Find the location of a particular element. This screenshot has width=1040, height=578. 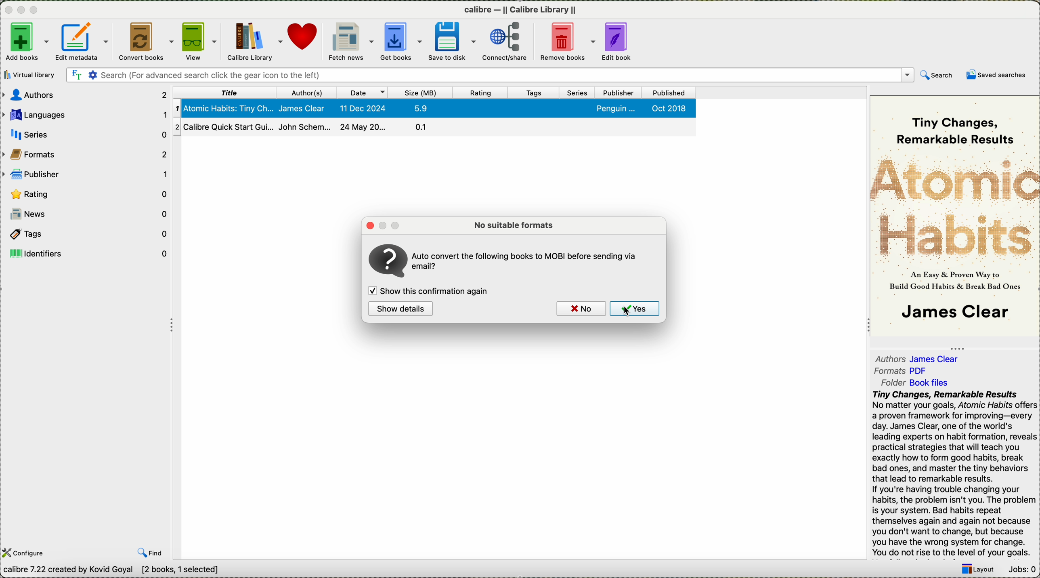

click on connect/share is located at coordinates (505, 42).